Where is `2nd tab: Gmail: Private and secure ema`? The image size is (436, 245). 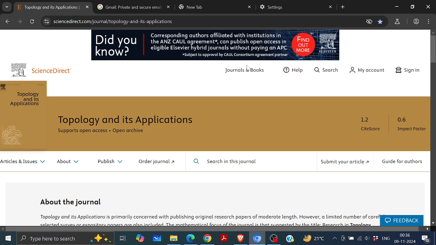 2nd tab: Gmail: Private and secure ema is located at coordinates (129, 7).